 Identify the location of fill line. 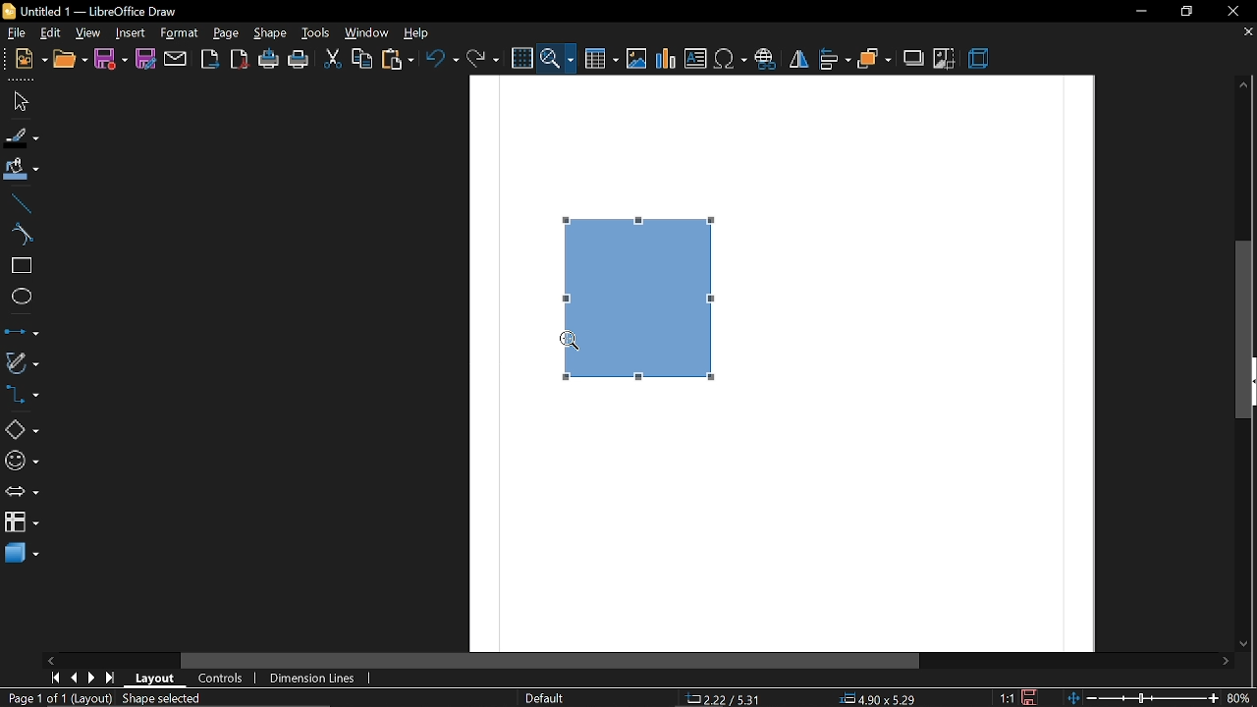
(22, 137).